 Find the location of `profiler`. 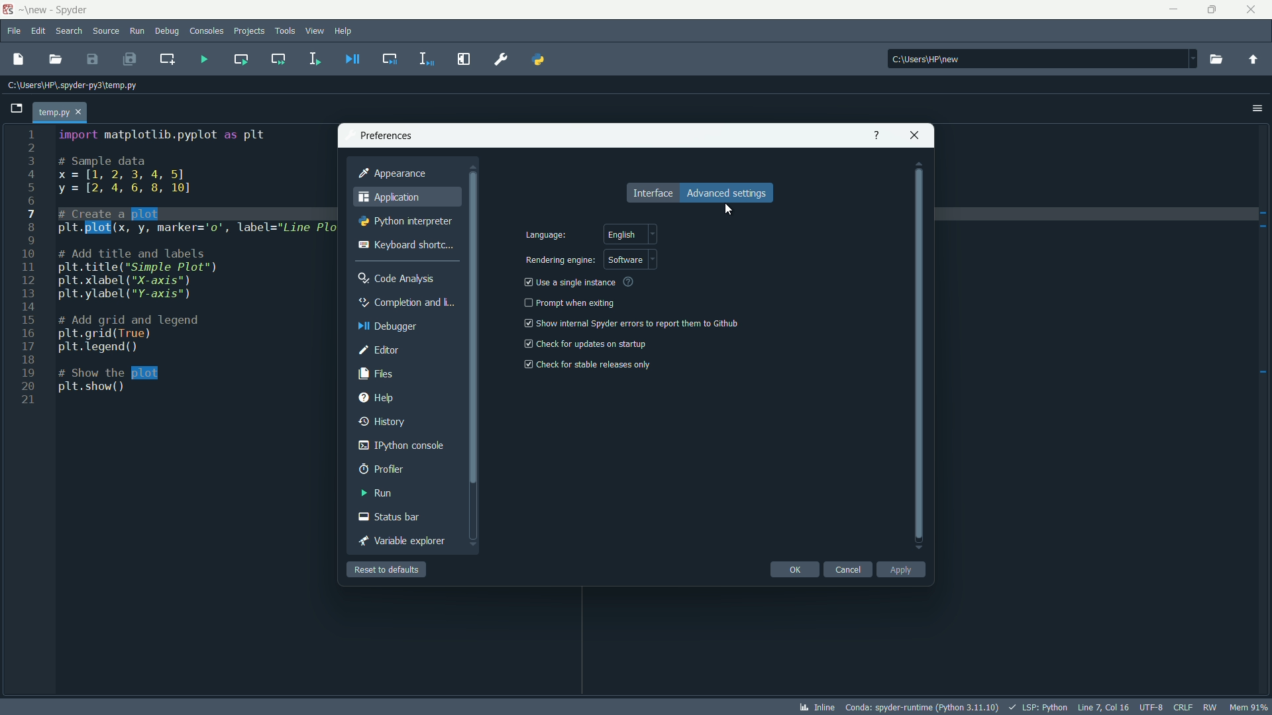

profiler is located at coordinates (382, 468).